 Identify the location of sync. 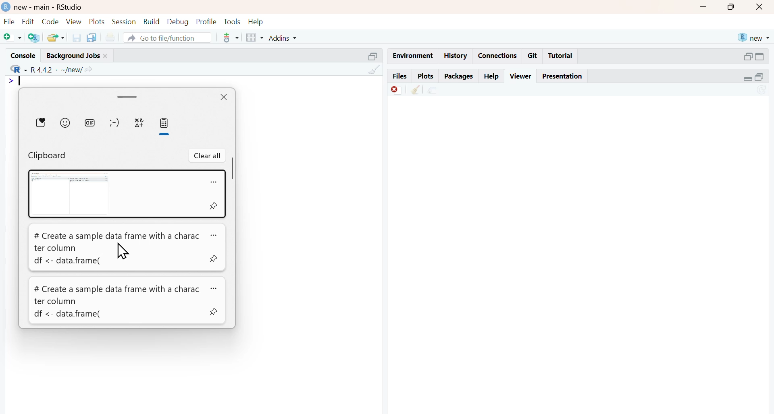
(763, 91).